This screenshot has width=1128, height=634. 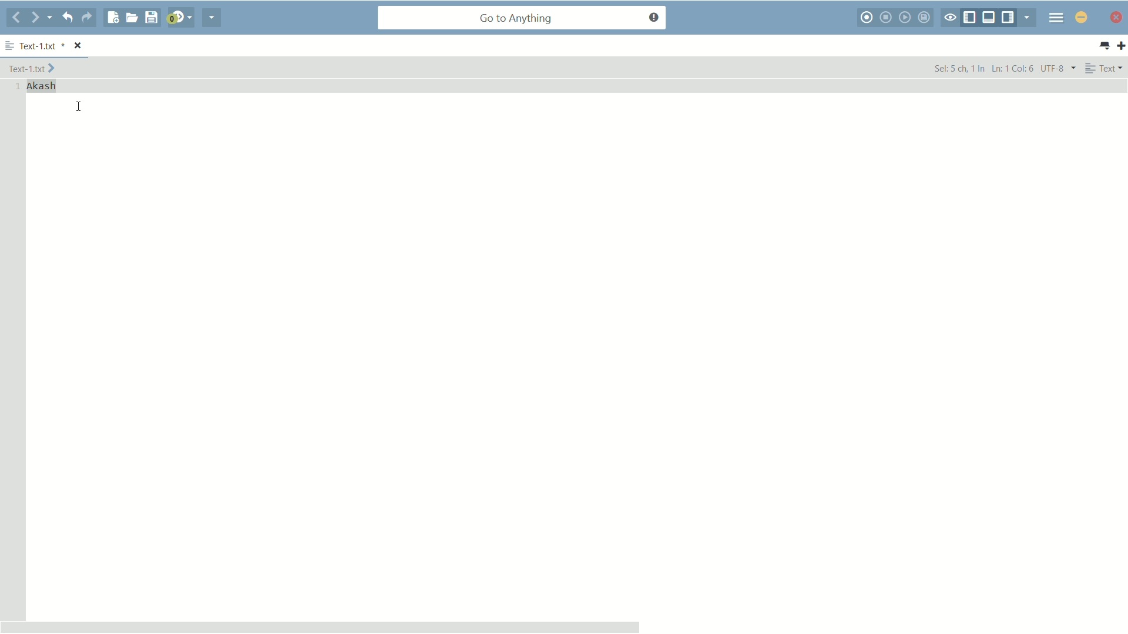 I want to click on file name, so click(x=43, y=47).